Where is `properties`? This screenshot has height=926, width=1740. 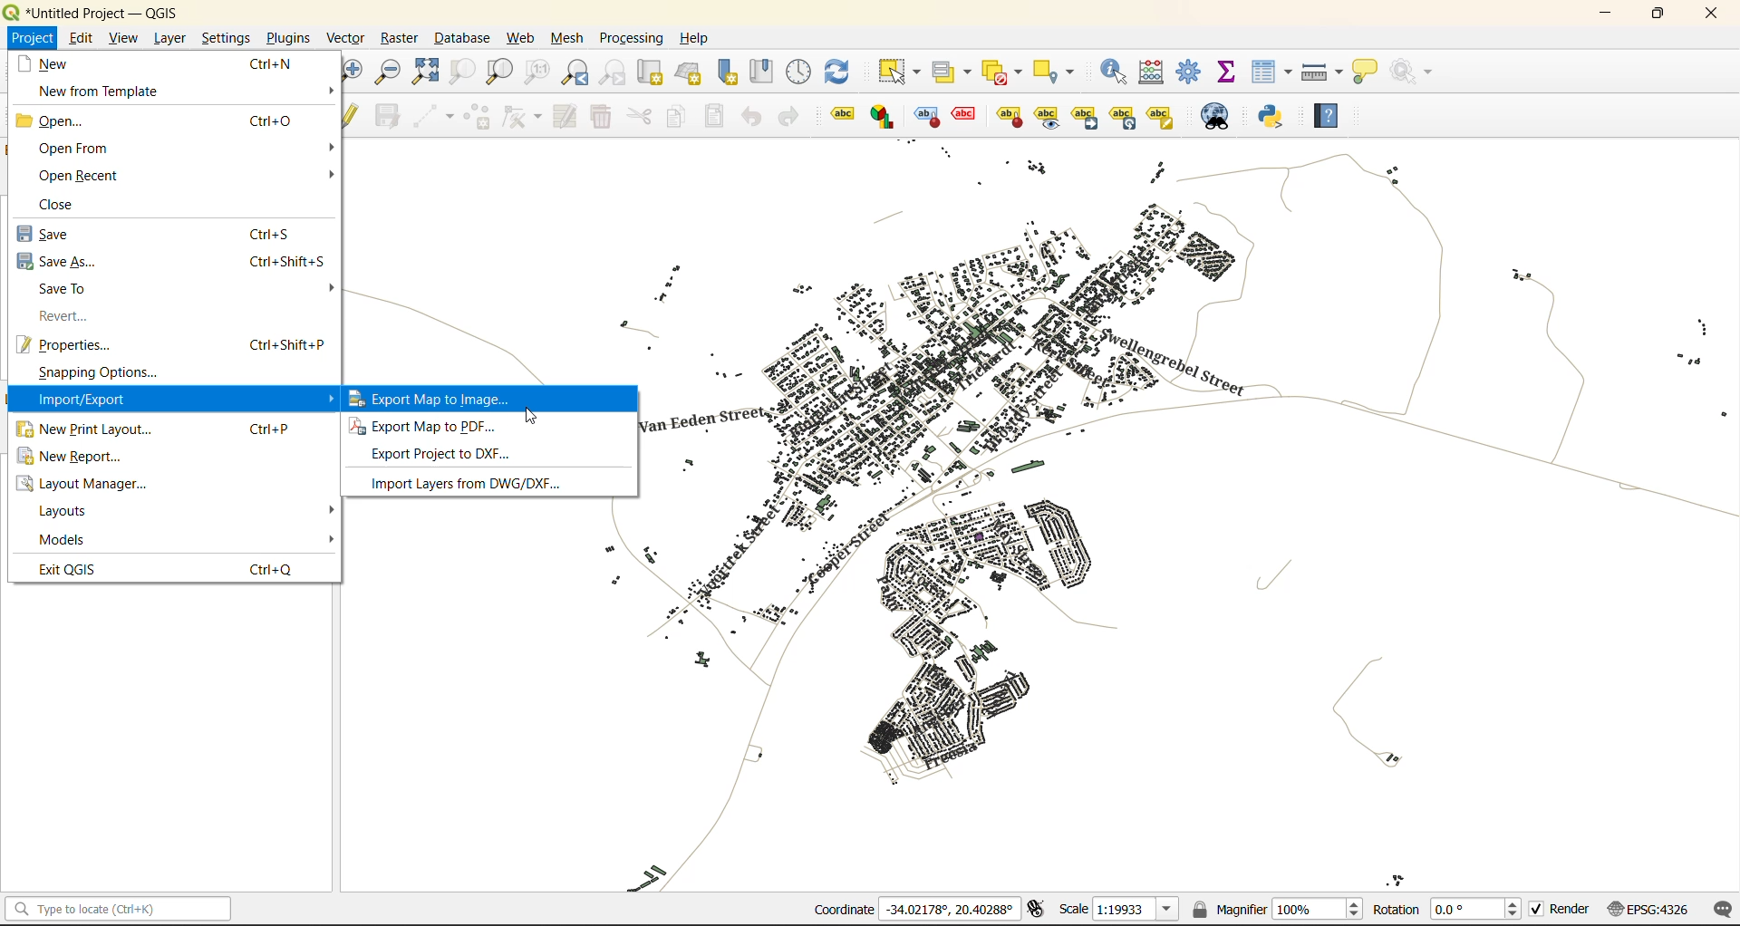
properties is located at coordinates (72, 343).